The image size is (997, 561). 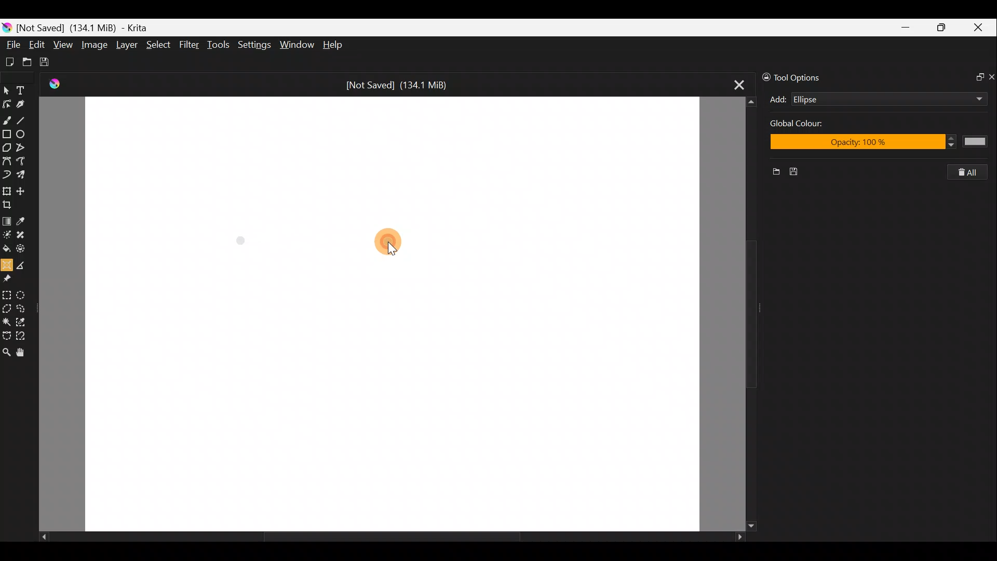 I want to click on Assistant tool, so click(x=7, y=264).